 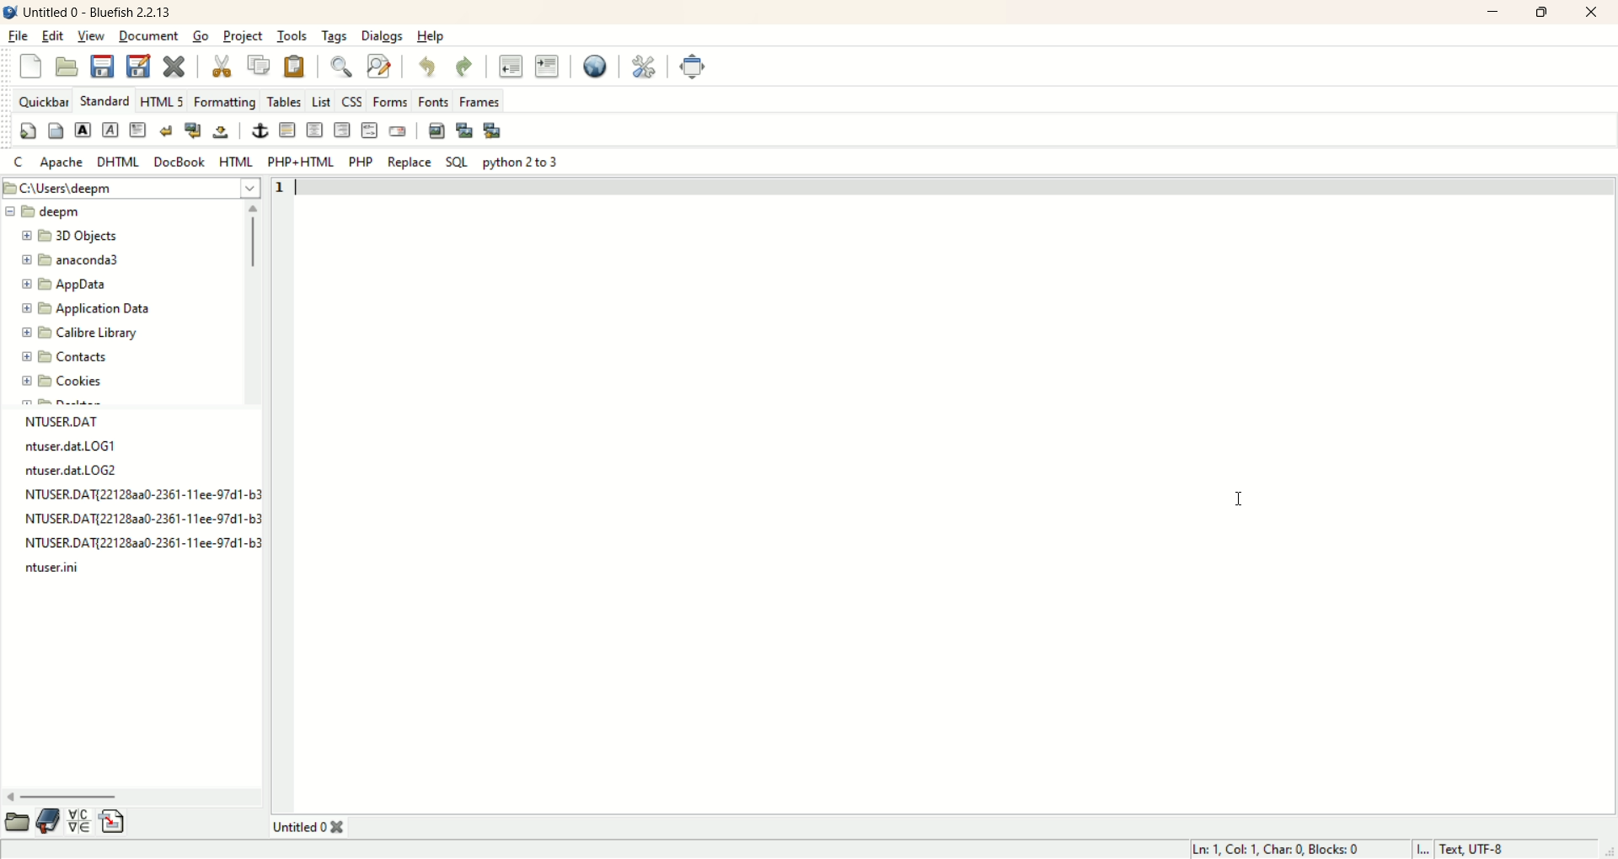 What do you see at coordinates (292, 824) in the screenshot?
I see `Untitled 0` at bounding box center [292, 824].